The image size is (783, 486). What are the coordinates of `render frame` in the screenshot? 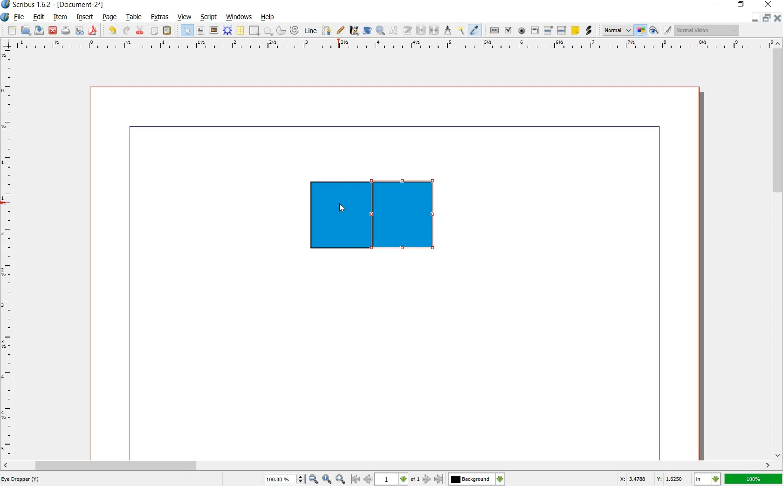 It's located at (227, 31).